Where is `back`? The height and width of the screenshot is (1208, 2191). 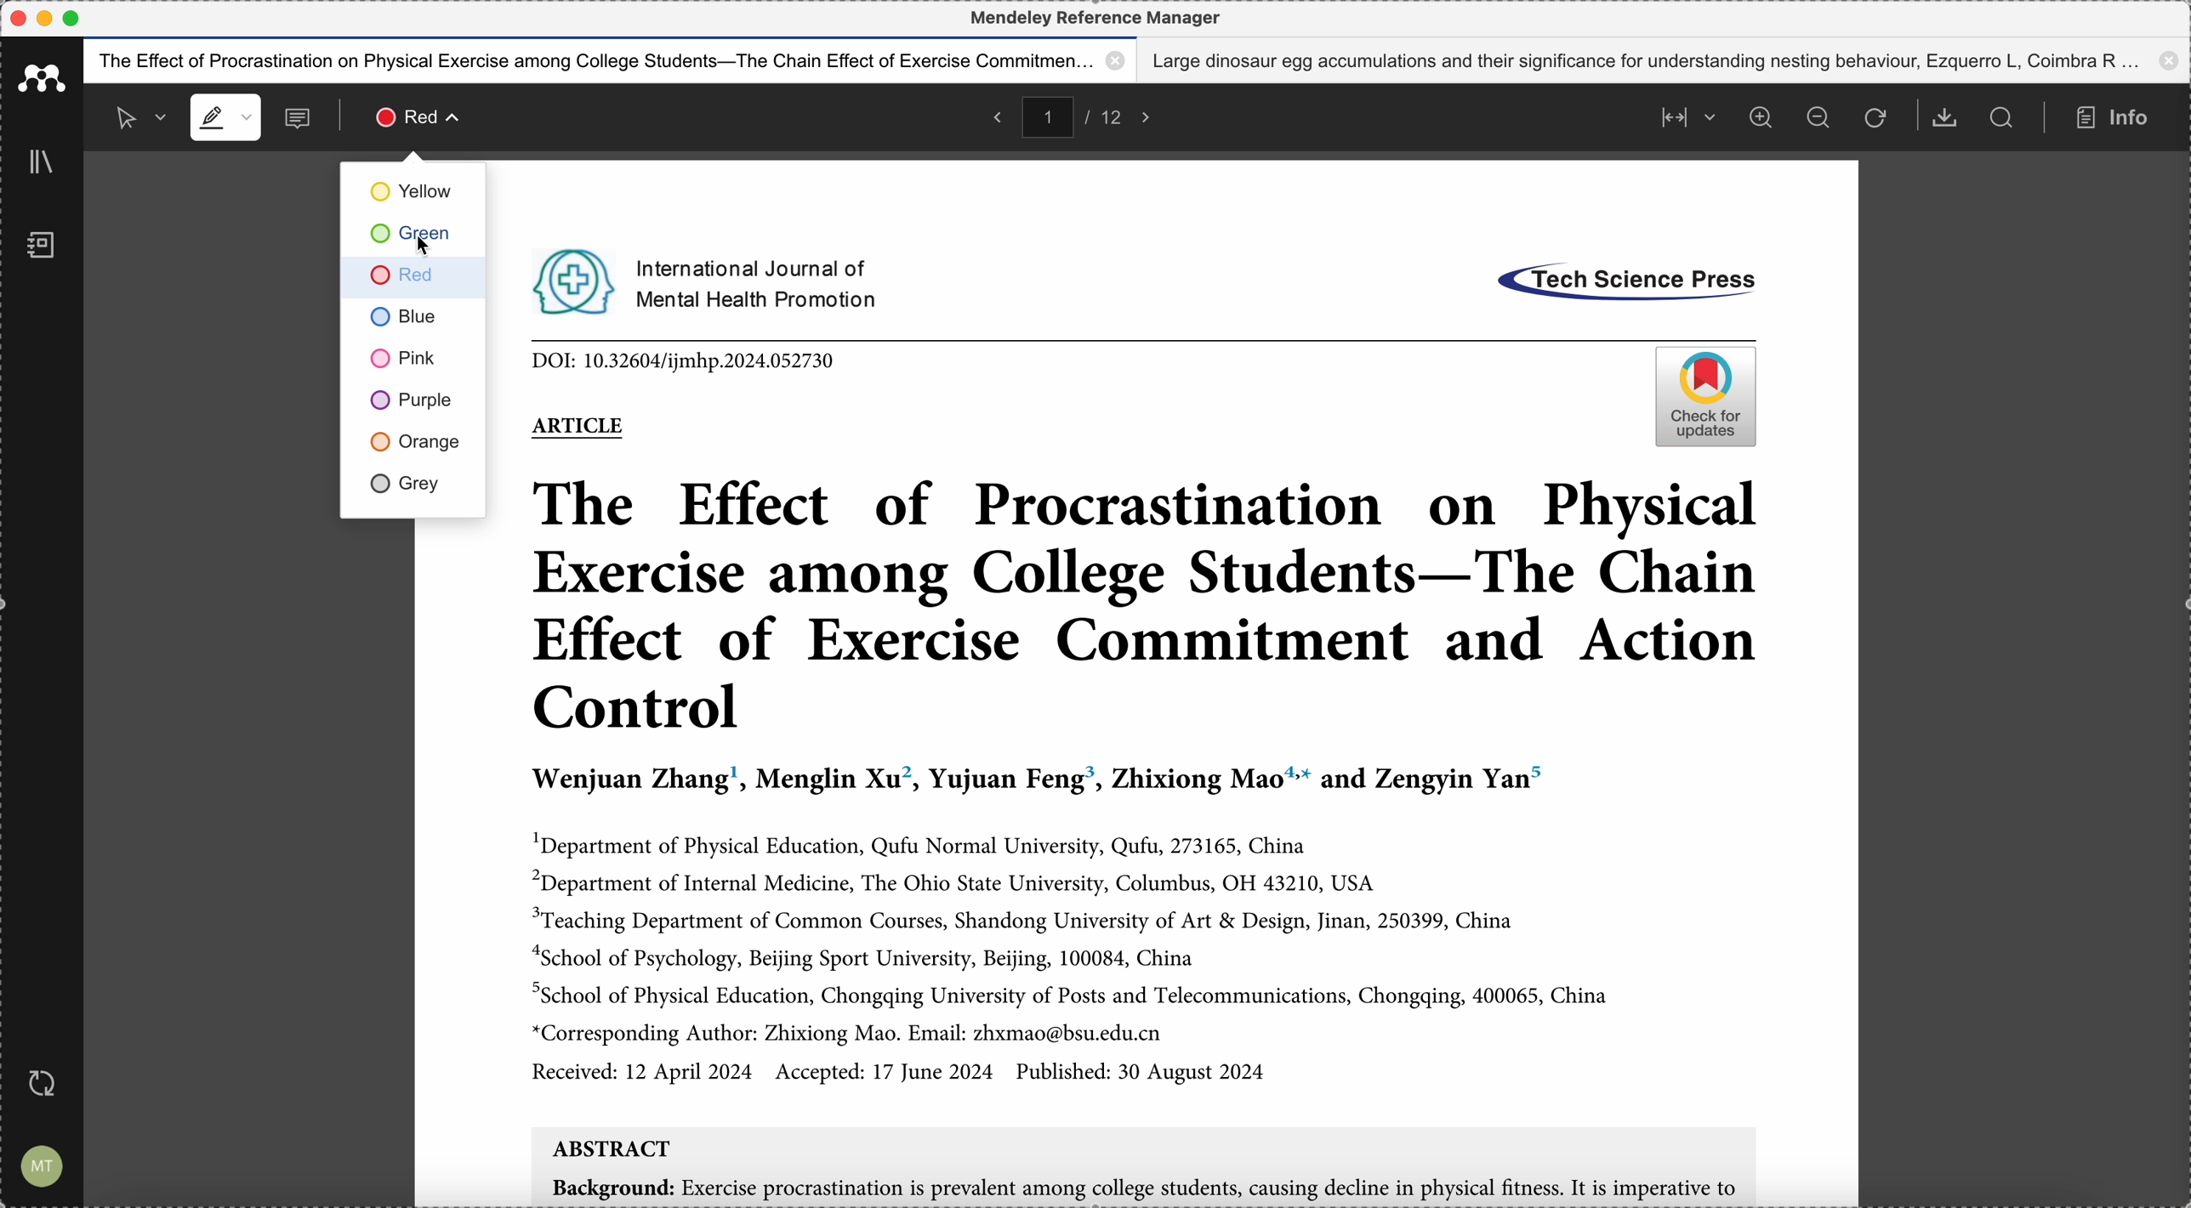 back is located at coordinates (994, 116).